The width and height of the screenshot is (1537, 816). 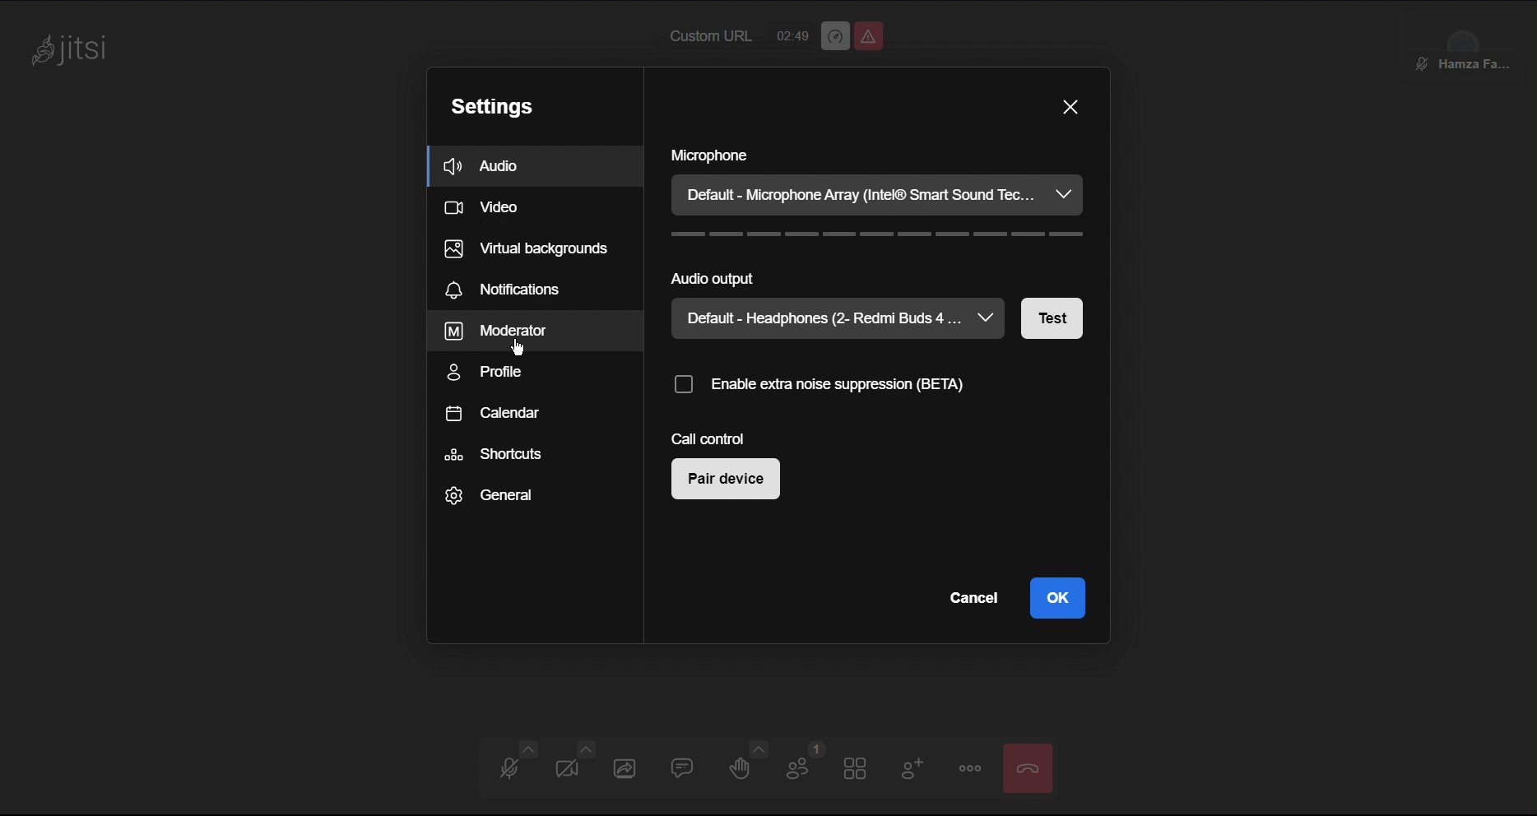 What do you see at coordinates (77, 50) in the screenshot?
I see `Jitsi` at bounding box center [77, 50].